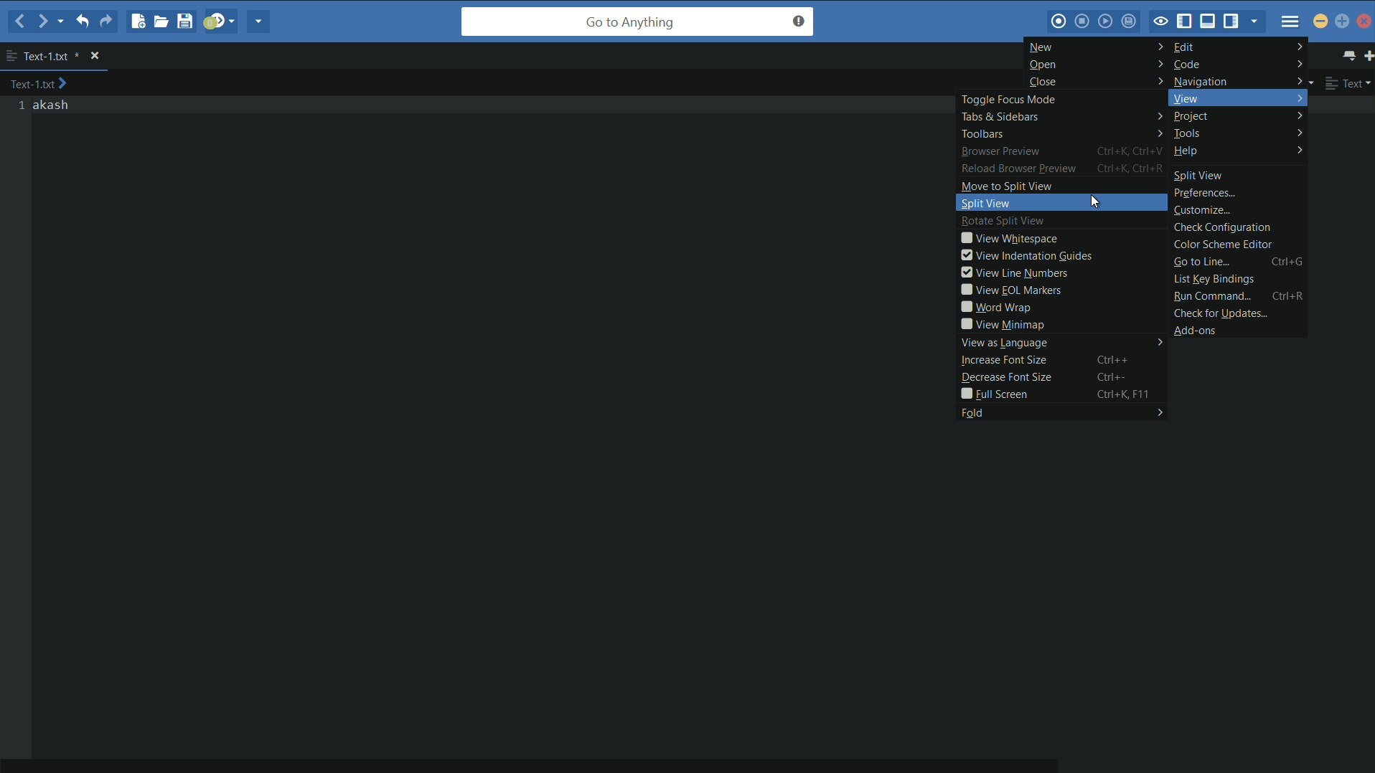 The image size is (1375, 773). Describe the element at coordinates (1320, 21) in the screenshot. I see `minimize` at that location.